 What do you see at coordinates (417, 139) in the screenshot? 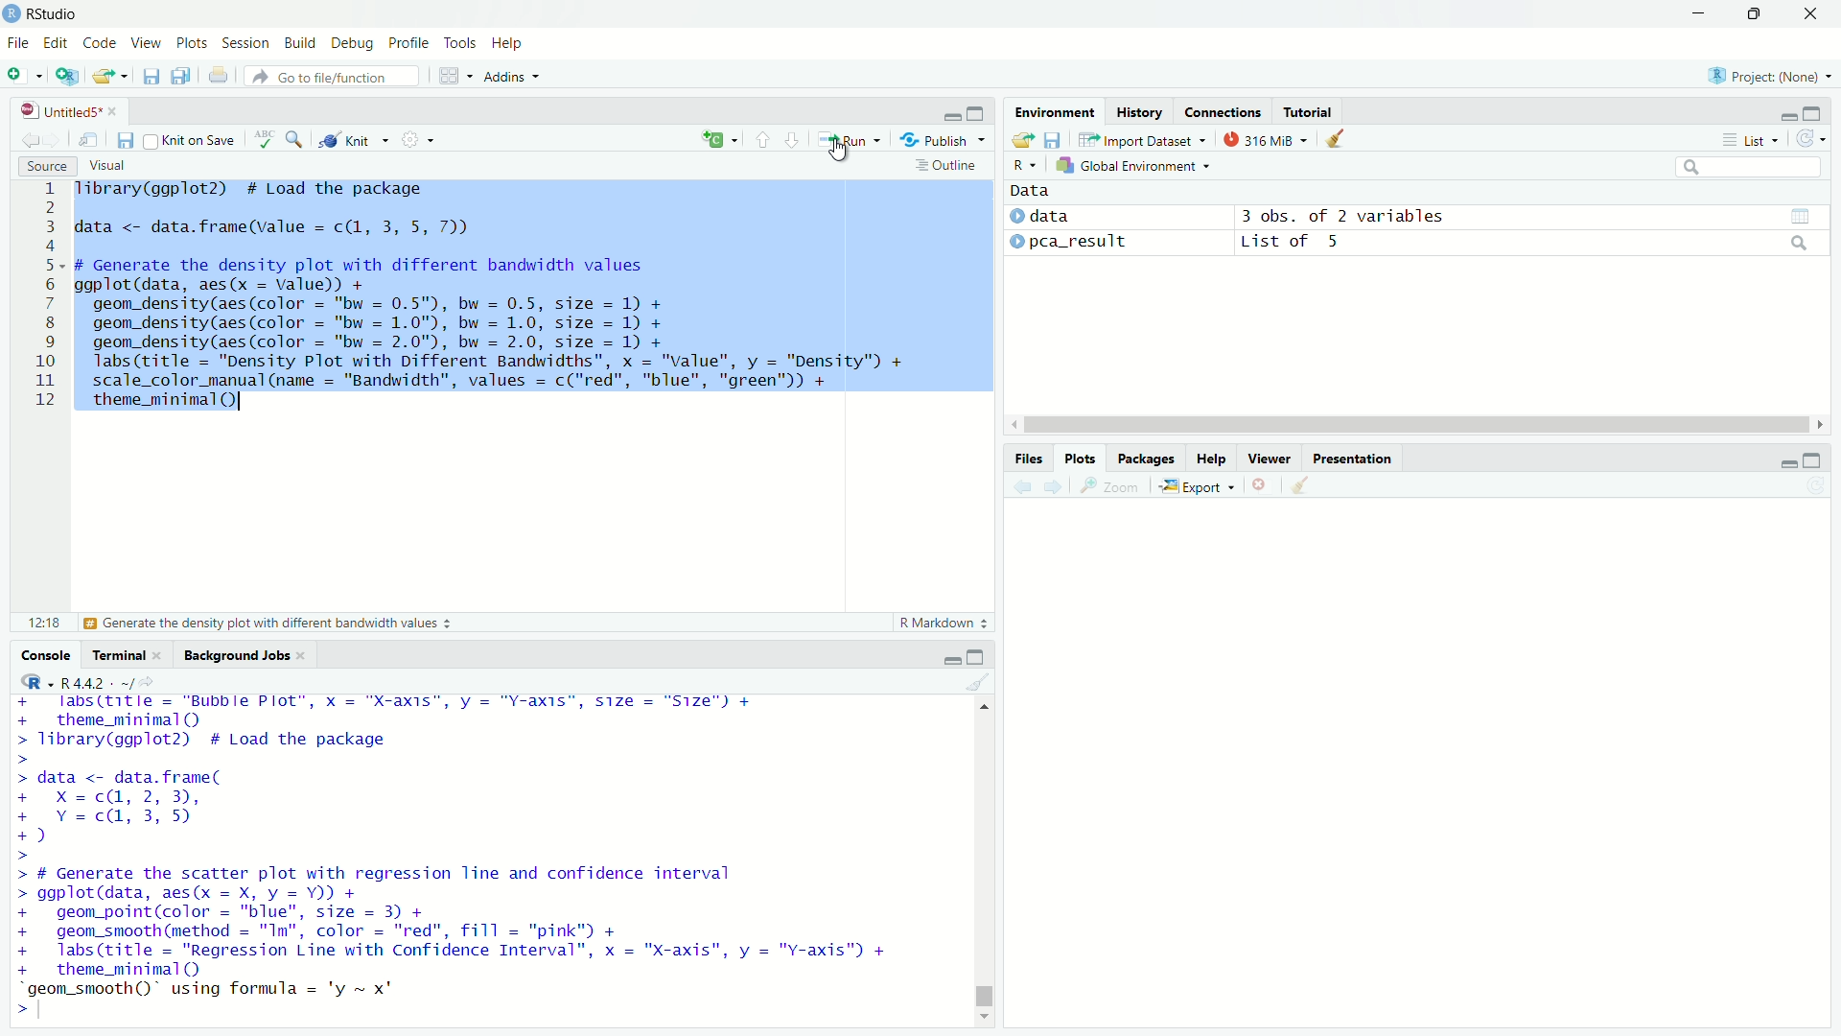
I see `More options` at bounding box center [417, 139].